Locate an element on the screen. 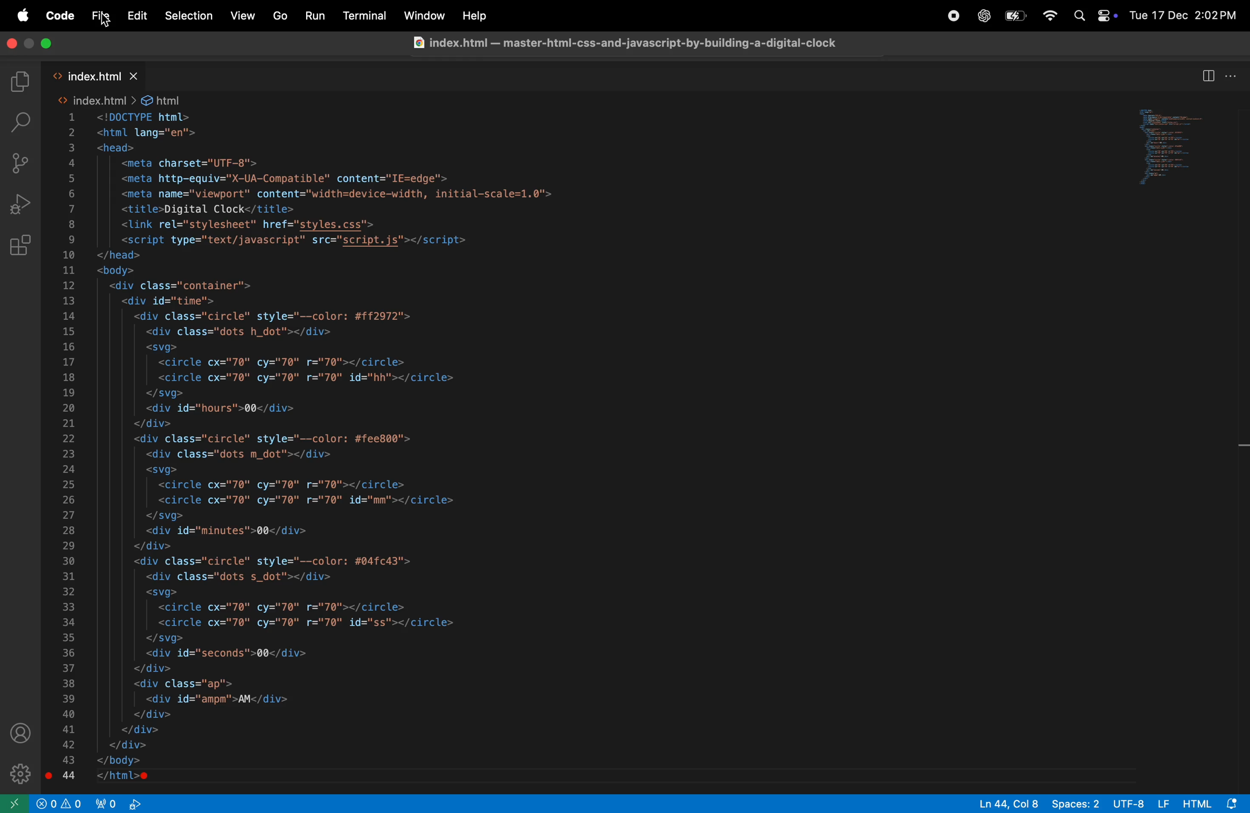 This screenshot has width=1250, height=813. spaces 2 is located at coordinates (1075, 803).